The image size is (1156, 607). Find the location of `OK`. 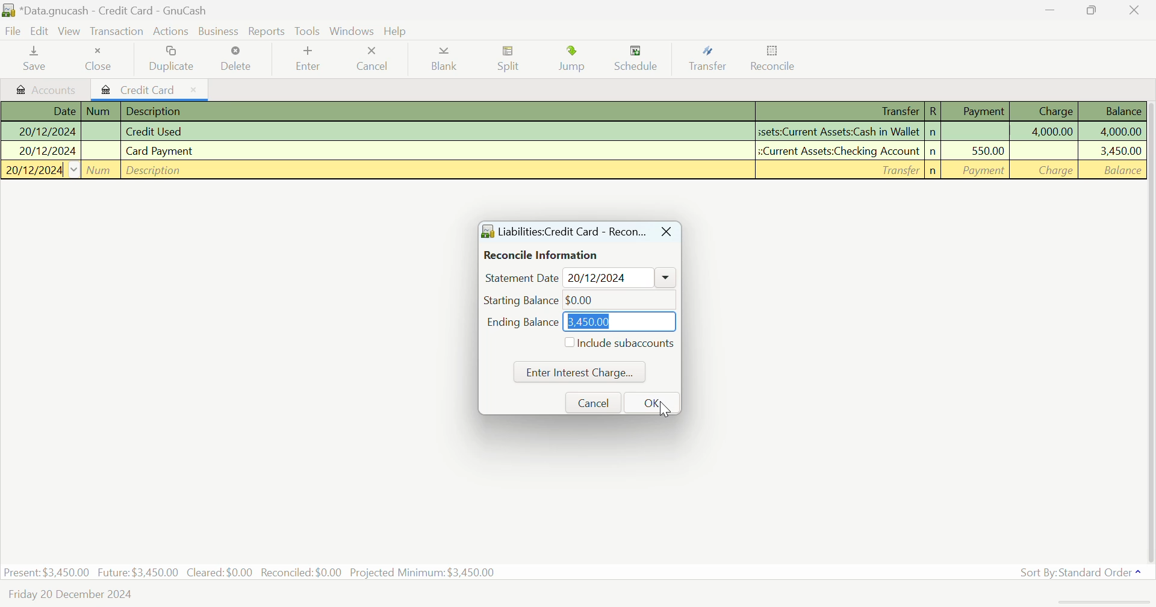

OK is located at coordinates (653, 402).